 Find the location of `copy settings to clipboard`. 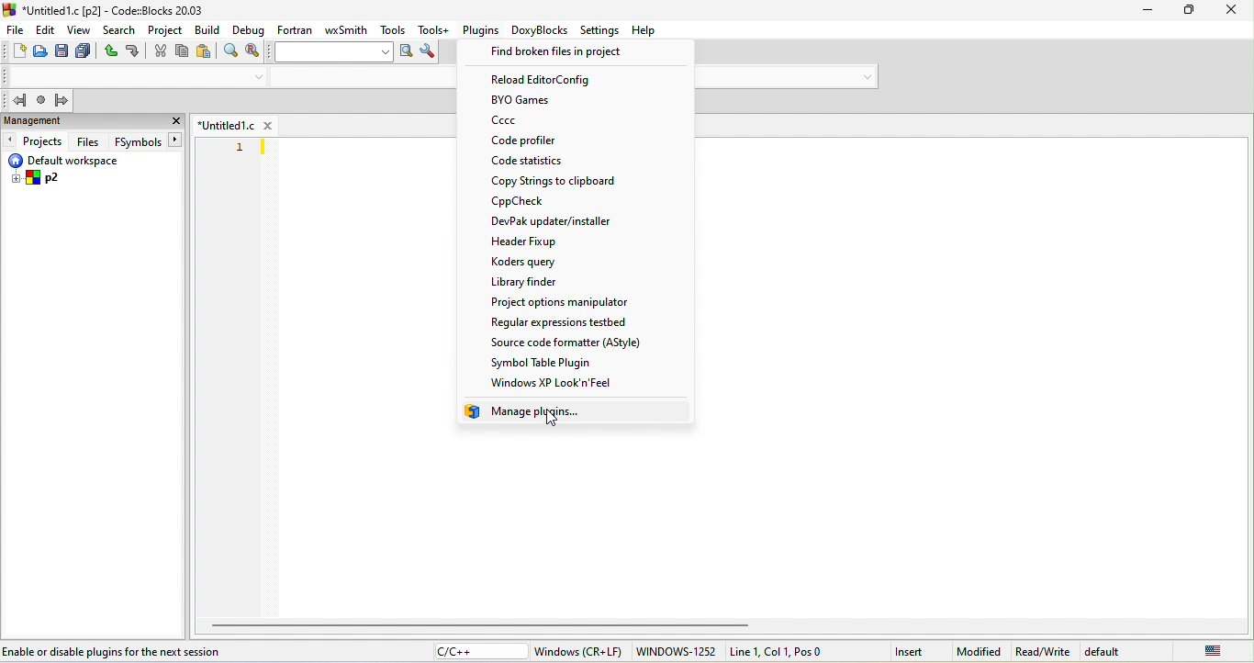

copy settings to clipboard is located at coordinates (555, 182).